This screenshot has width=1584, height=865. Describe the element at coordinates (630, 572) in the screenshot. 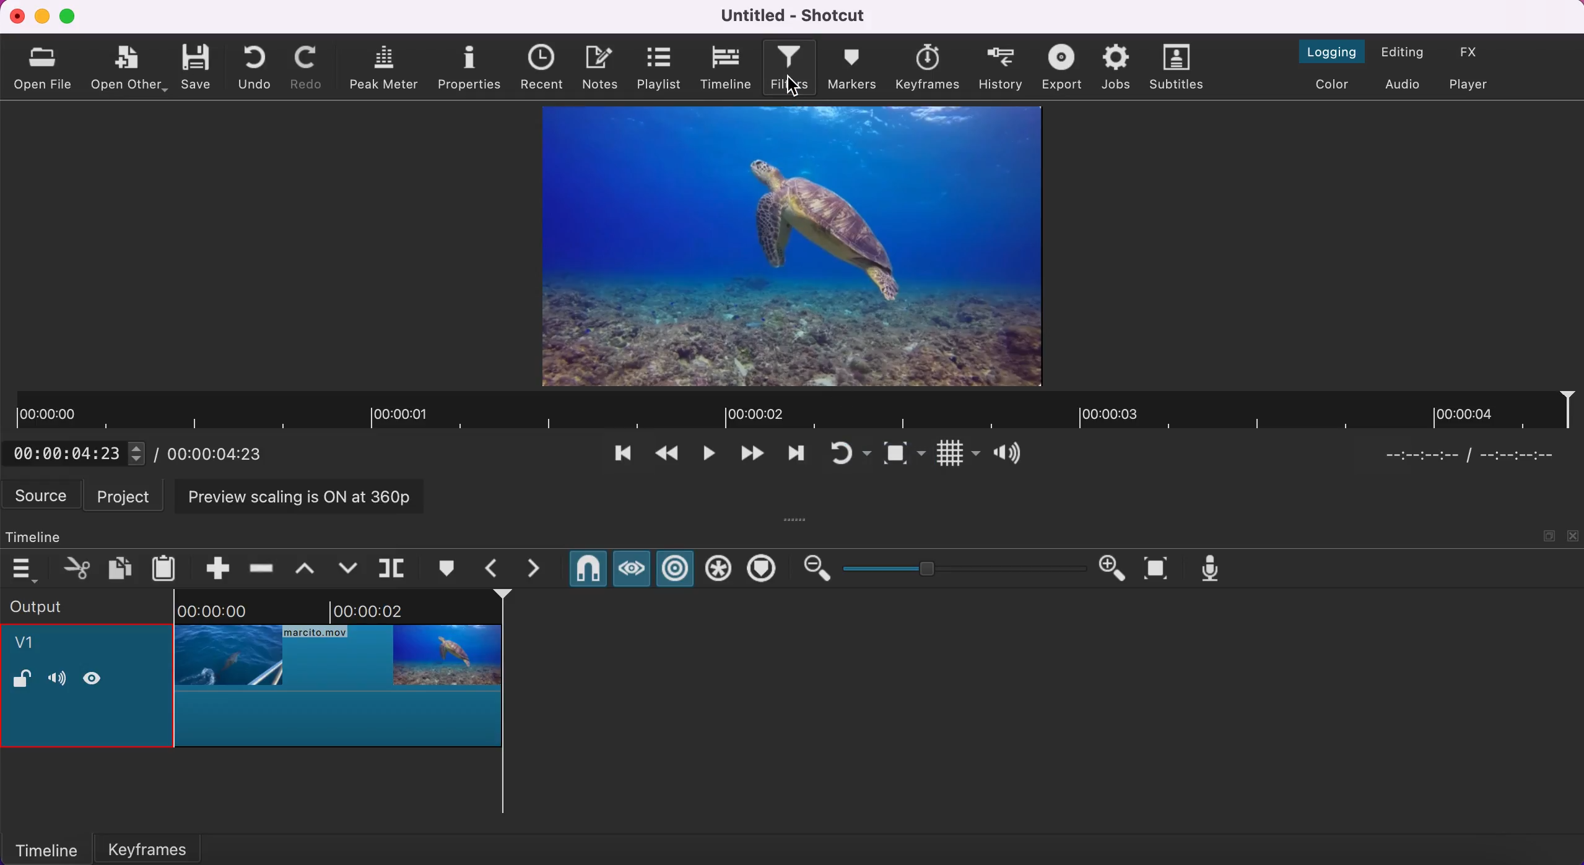

I see `scrub while draggins` at that location.